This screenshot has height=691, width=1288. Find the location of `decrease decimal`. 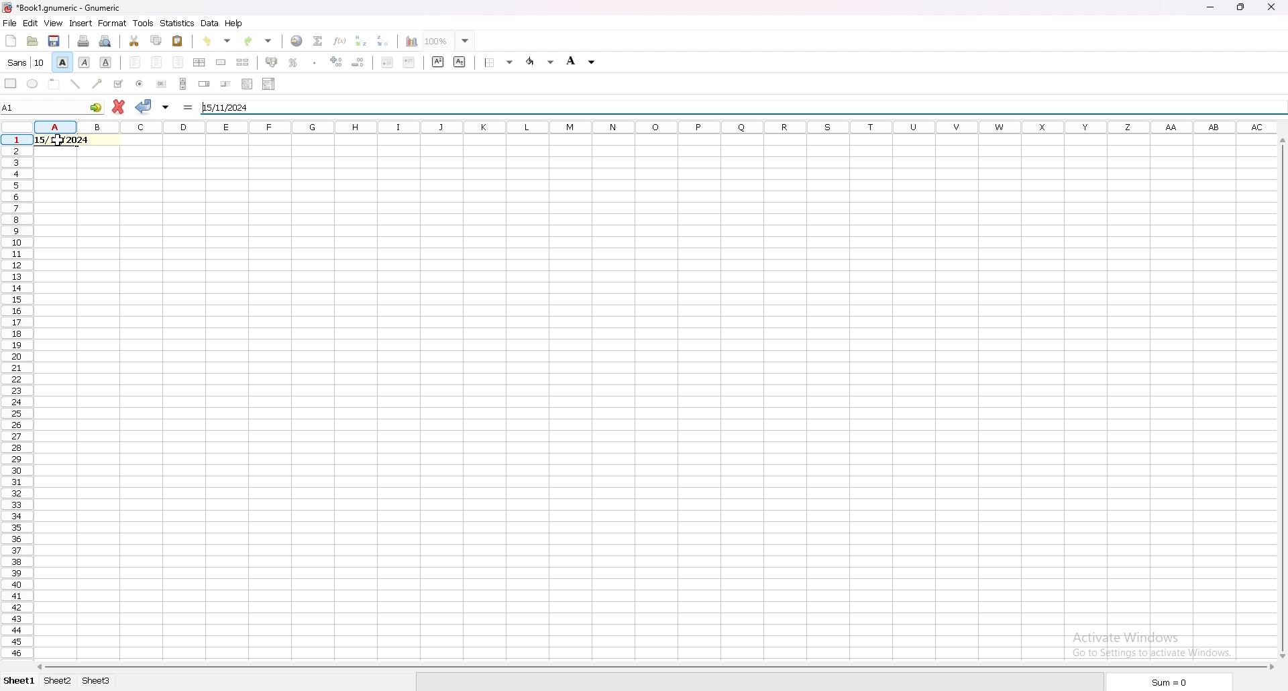

decrease decimal is located at coordinates (358, 62).